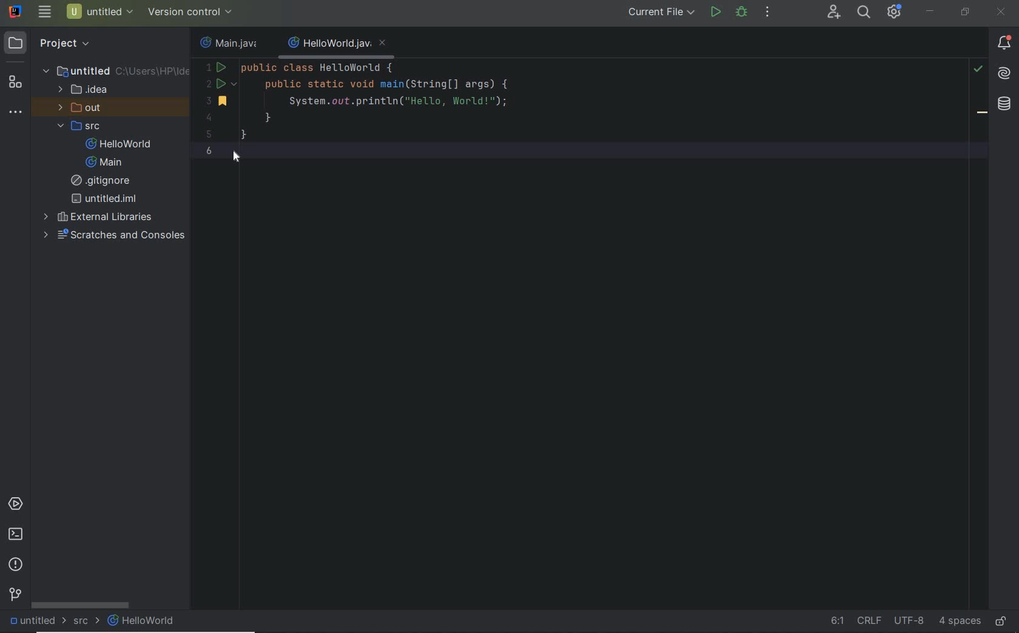 This screenshot has height=633, width=1019. Describe the element at coordinates (983, 115) in the screenshot. I see `bookmark` at that location.